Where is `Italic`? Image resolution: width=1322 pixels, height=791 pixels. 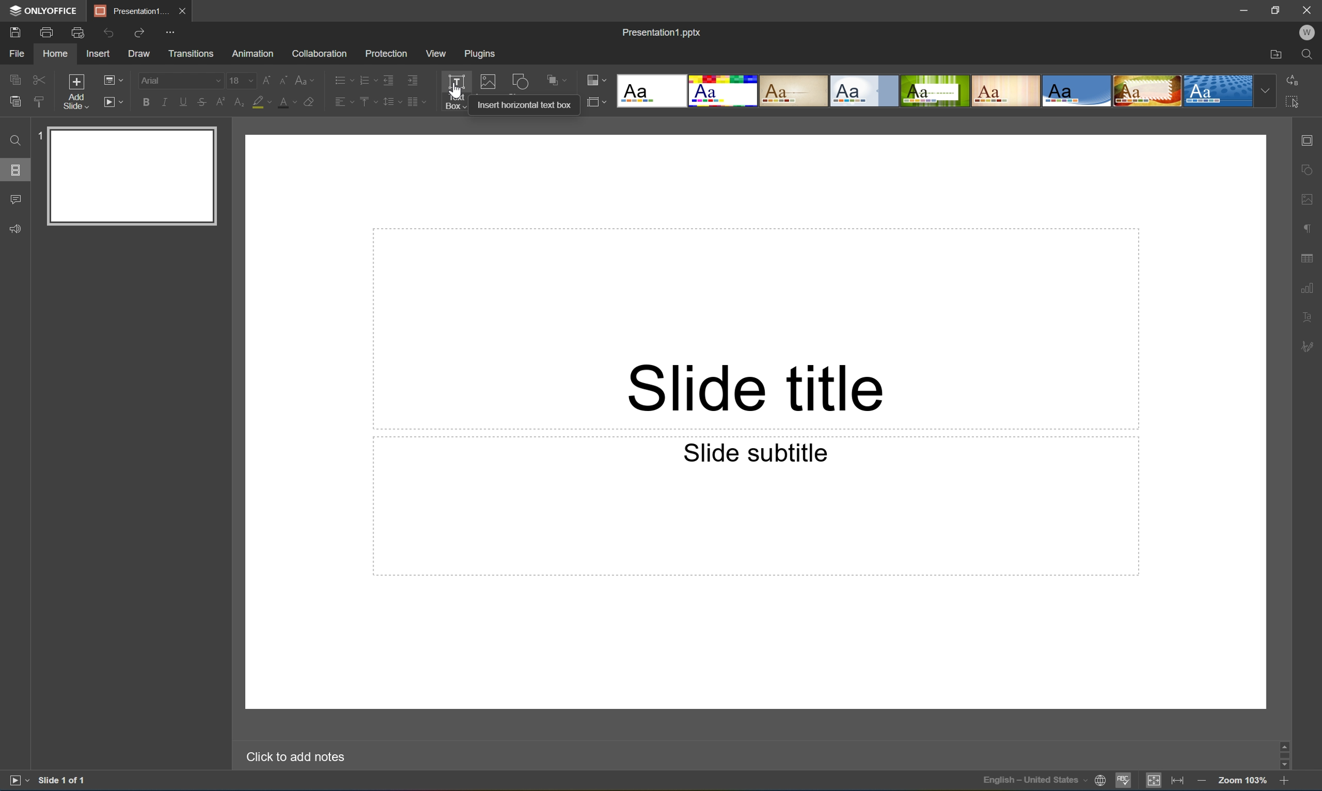 Italic is located at coordinates (164, 102).